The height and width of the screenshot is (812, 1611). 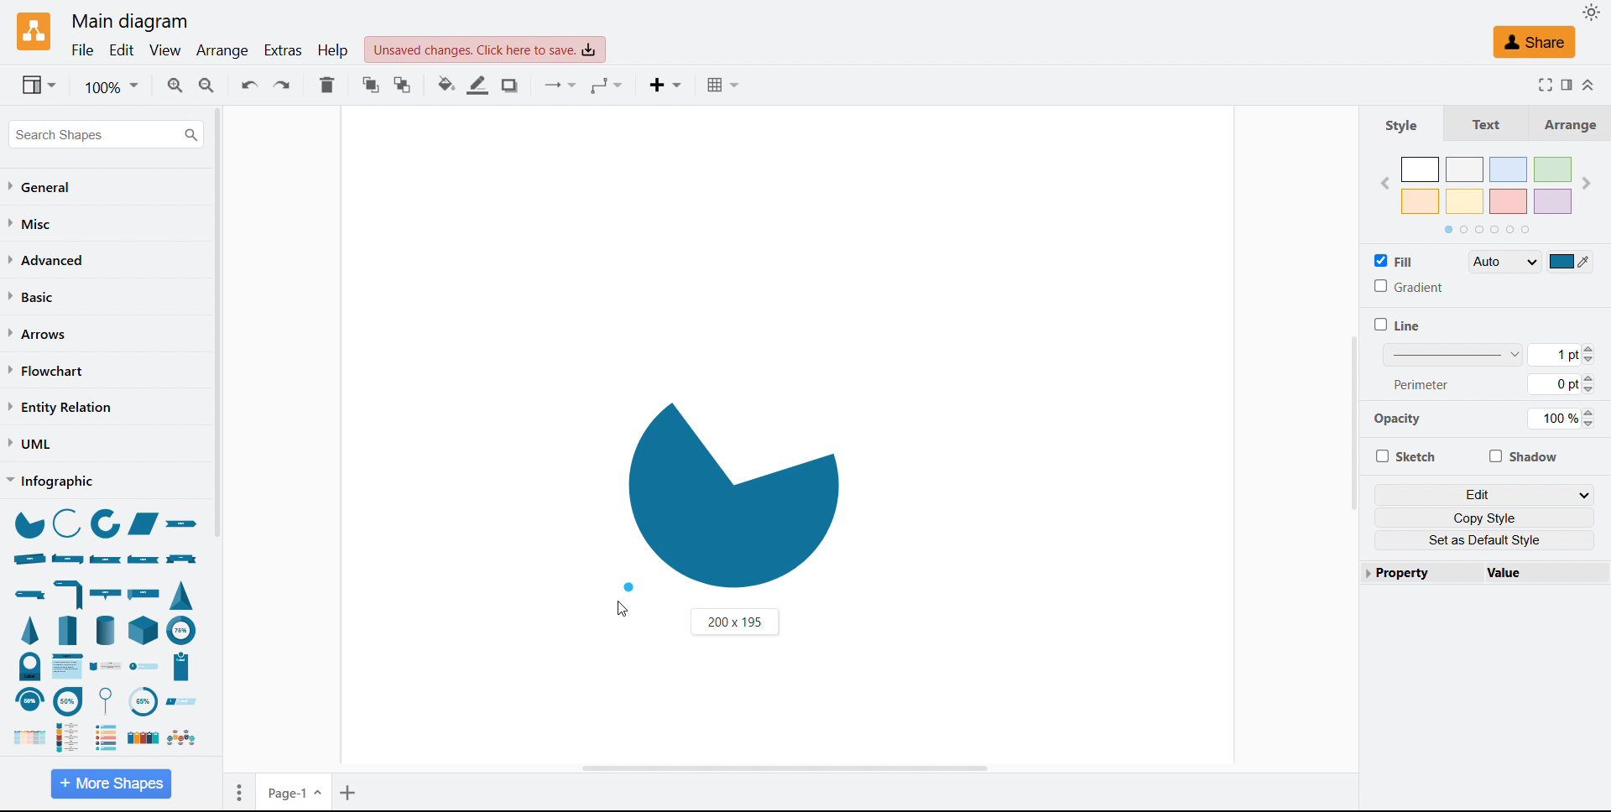 What do you see at coordinates (372, 85) in the screenshot?
I see `To front ` at bounding box center [372, 85].